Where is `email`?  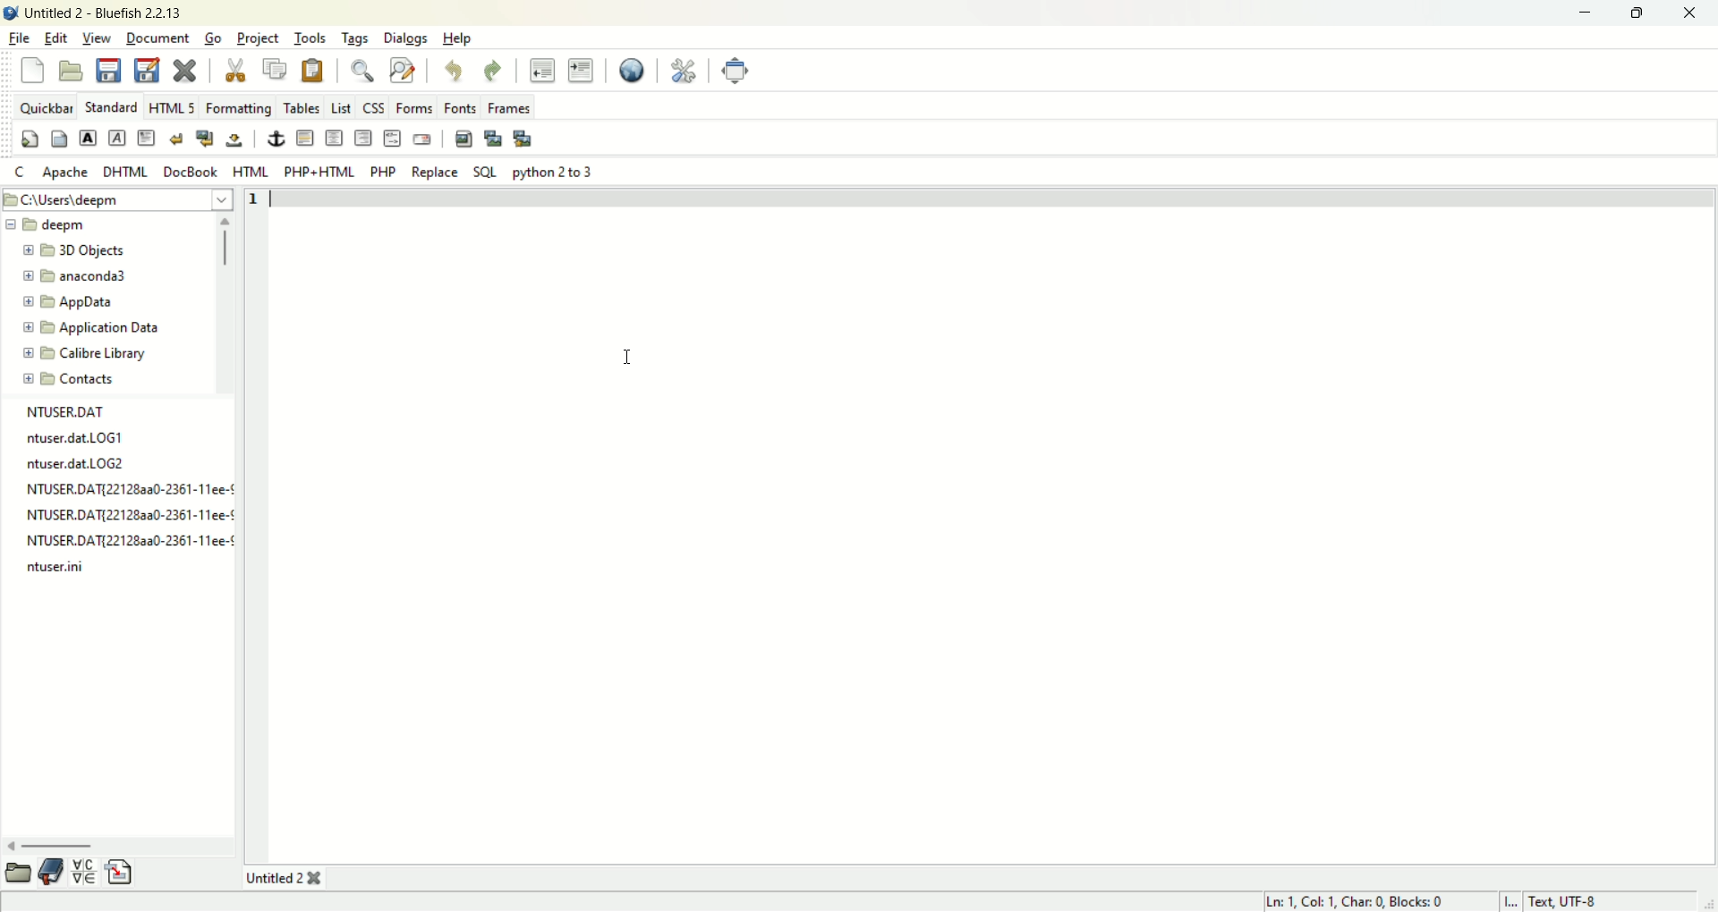 email is located at coordinates (421, 138).